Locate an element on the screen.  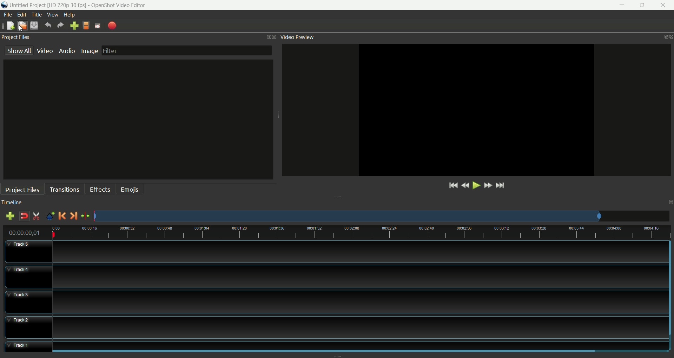
track 3 is located at coordinates (355, 300).